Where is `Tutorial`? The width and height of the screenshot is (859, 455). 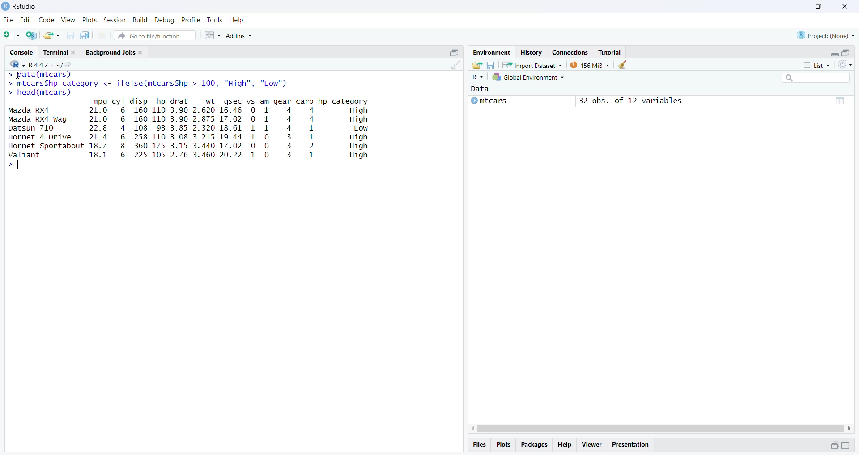 Tutorial is located at coordinates (611, 52).